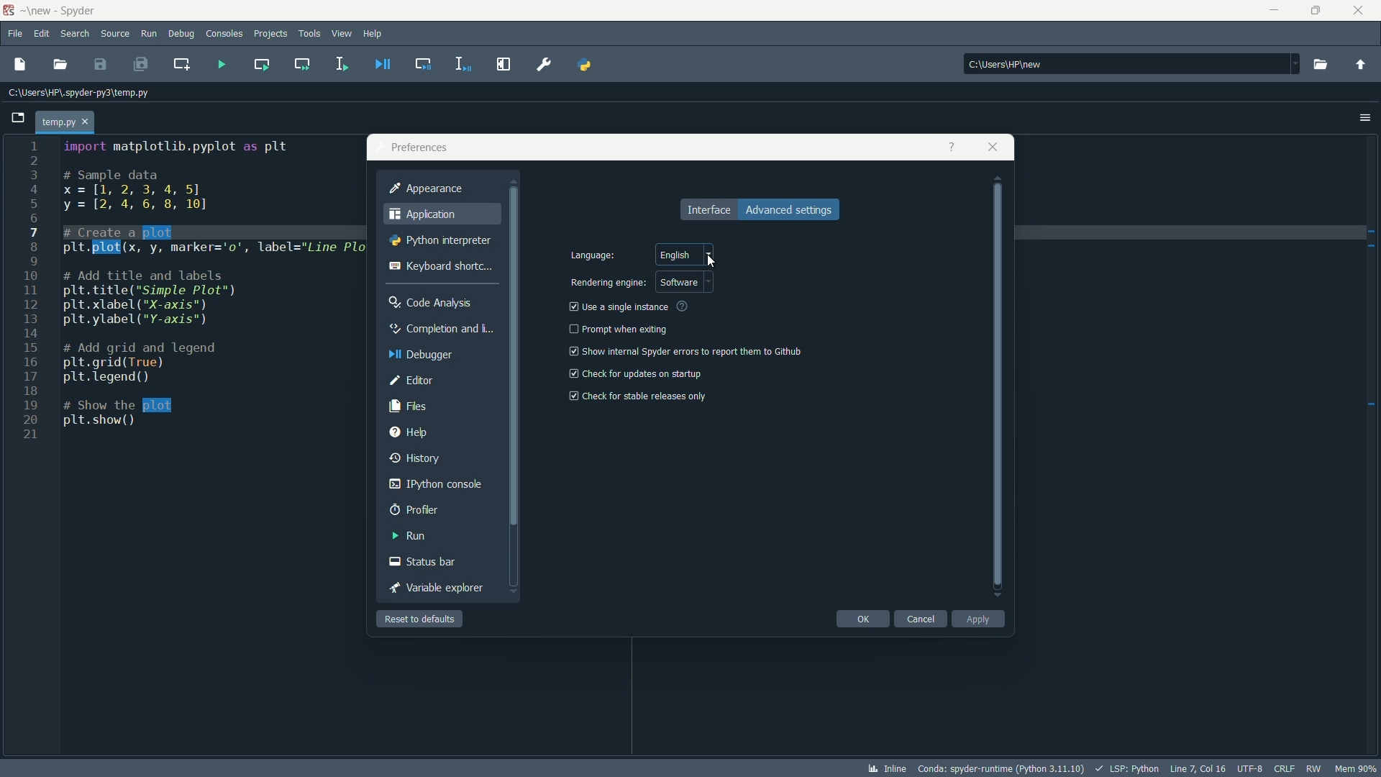 The width and height of the screenshot is (1381, 777). Describe the element at coordinates (339, 63) in the screenshot. I see `run selection` at that location.